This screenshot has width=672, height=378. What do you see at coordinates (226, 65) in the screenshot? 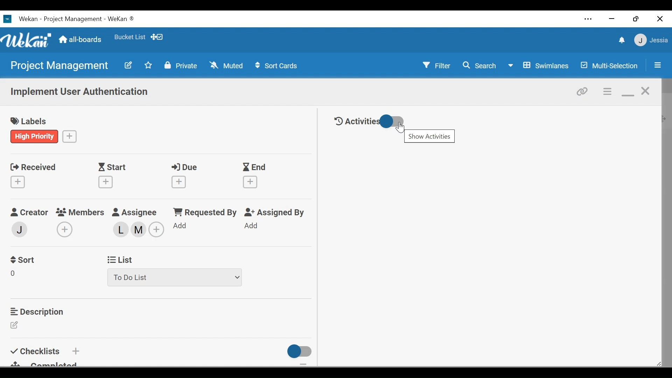
I see `Muted` at bounding box center [226, 65].